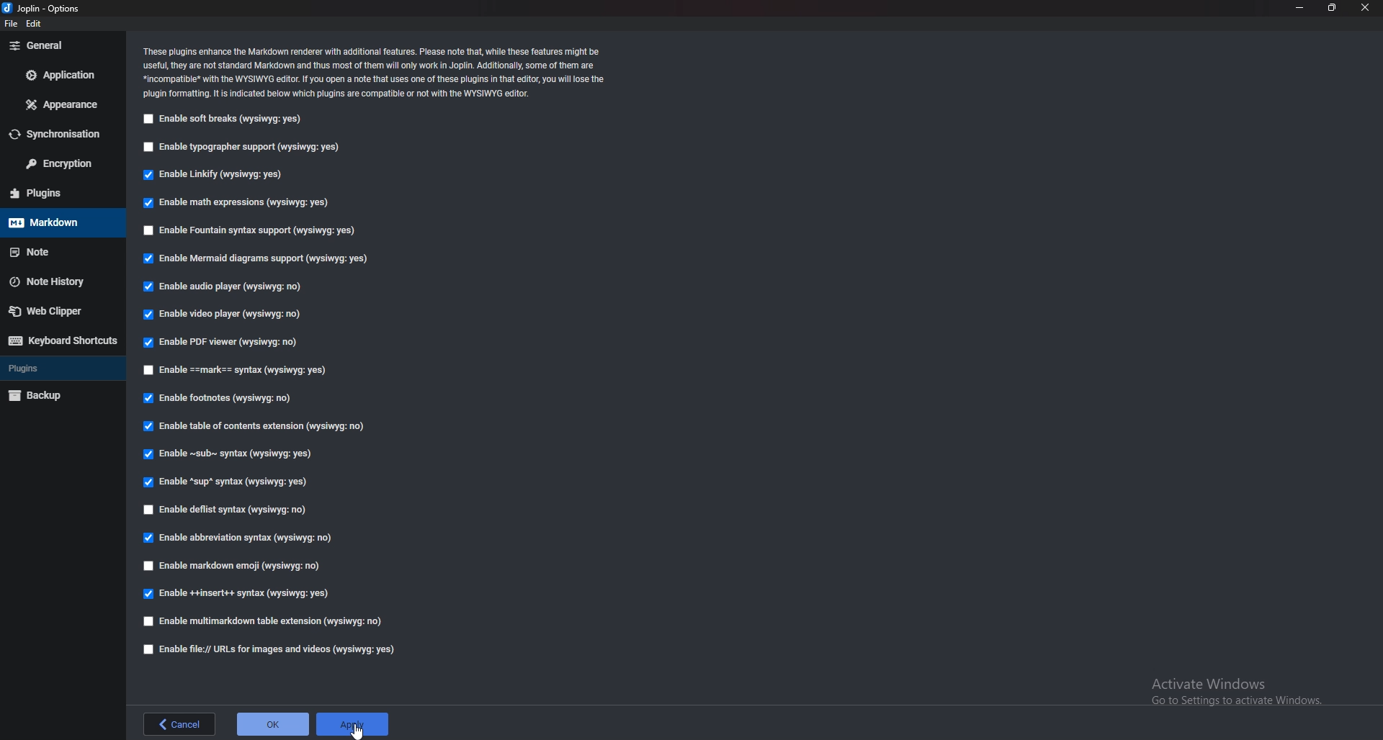 Image resolution: width=1383 pixels, height=740 pixels. Describe the element at coordinates (64, 165) in the screenshot. I see `Encryption` at that location.